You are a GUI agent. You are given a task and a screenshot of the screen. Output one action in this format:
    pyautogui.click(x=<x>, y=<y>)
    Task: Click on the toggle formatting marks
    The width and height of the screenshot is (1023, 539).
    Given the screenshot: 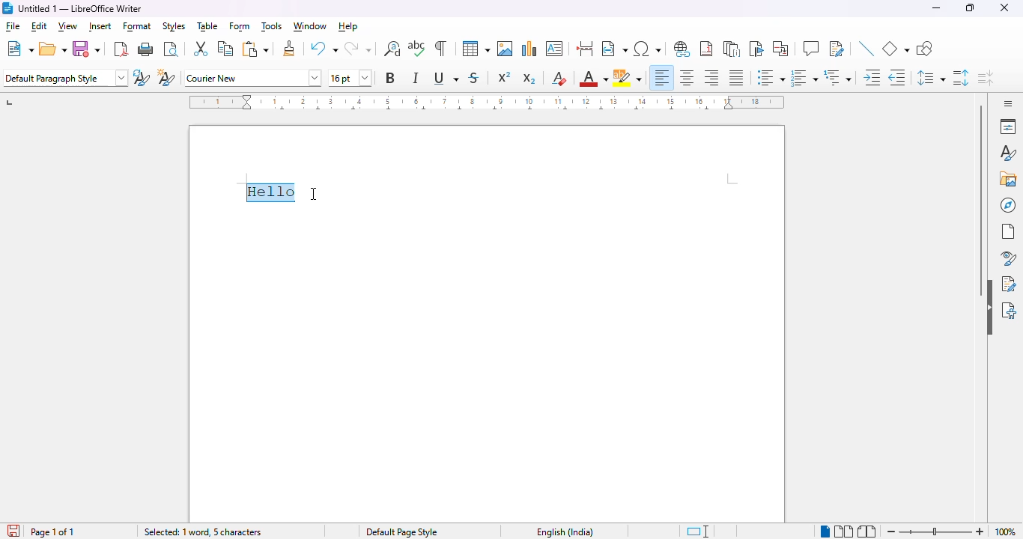 What is the action you would take?
    pyautogui.click(x=440, y=48)
    